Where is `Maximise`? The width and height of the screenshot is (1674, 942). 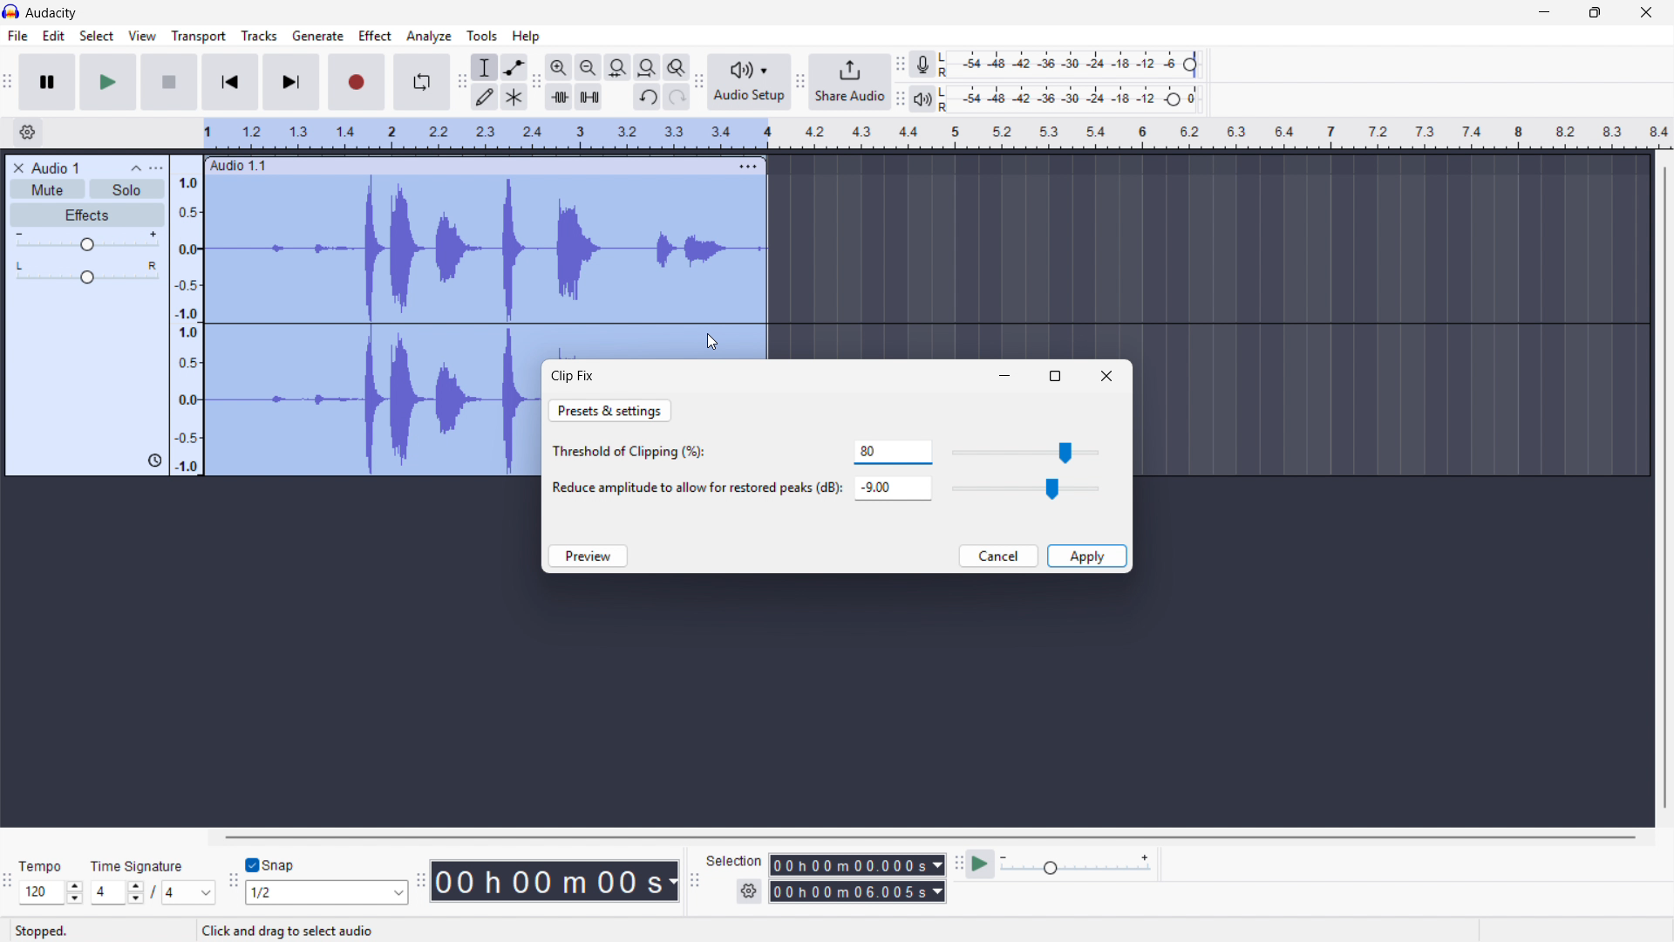
Maximise is located at coordinates (1597, 13).